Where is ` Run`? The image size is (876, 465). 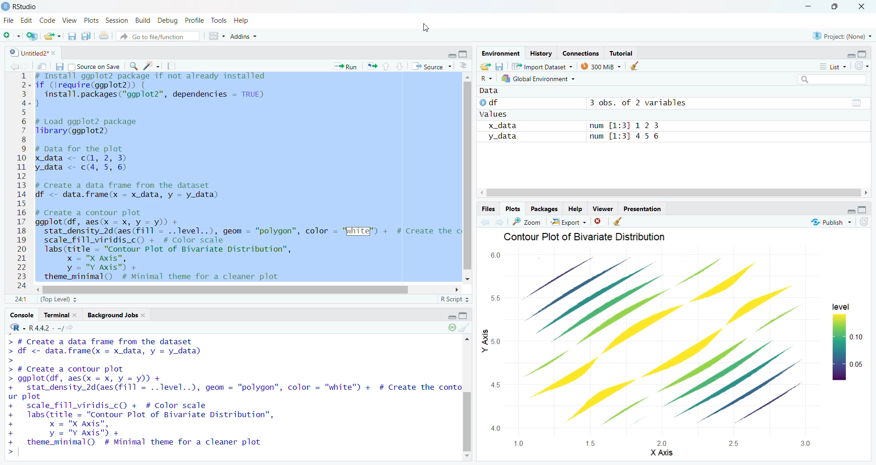  Run is located at coordinates (347, 66).